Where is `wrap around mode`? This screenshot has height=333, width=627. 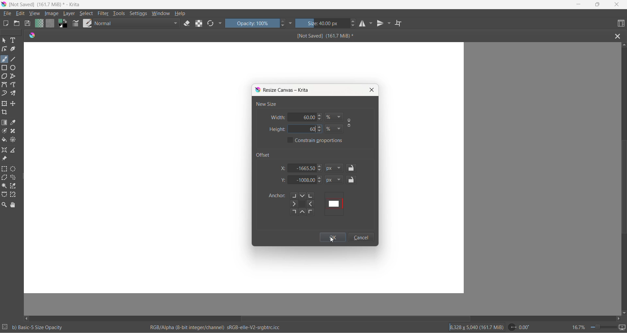
wrap around mode is located at coordinates (401, 24).